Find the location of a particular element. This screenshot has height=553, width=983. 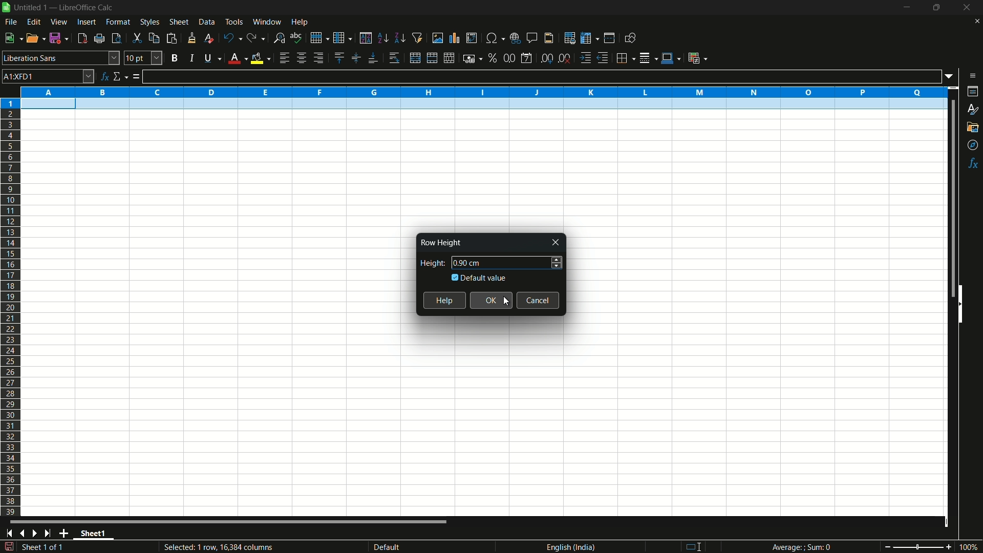

open file is located at coordinates (36, 38).